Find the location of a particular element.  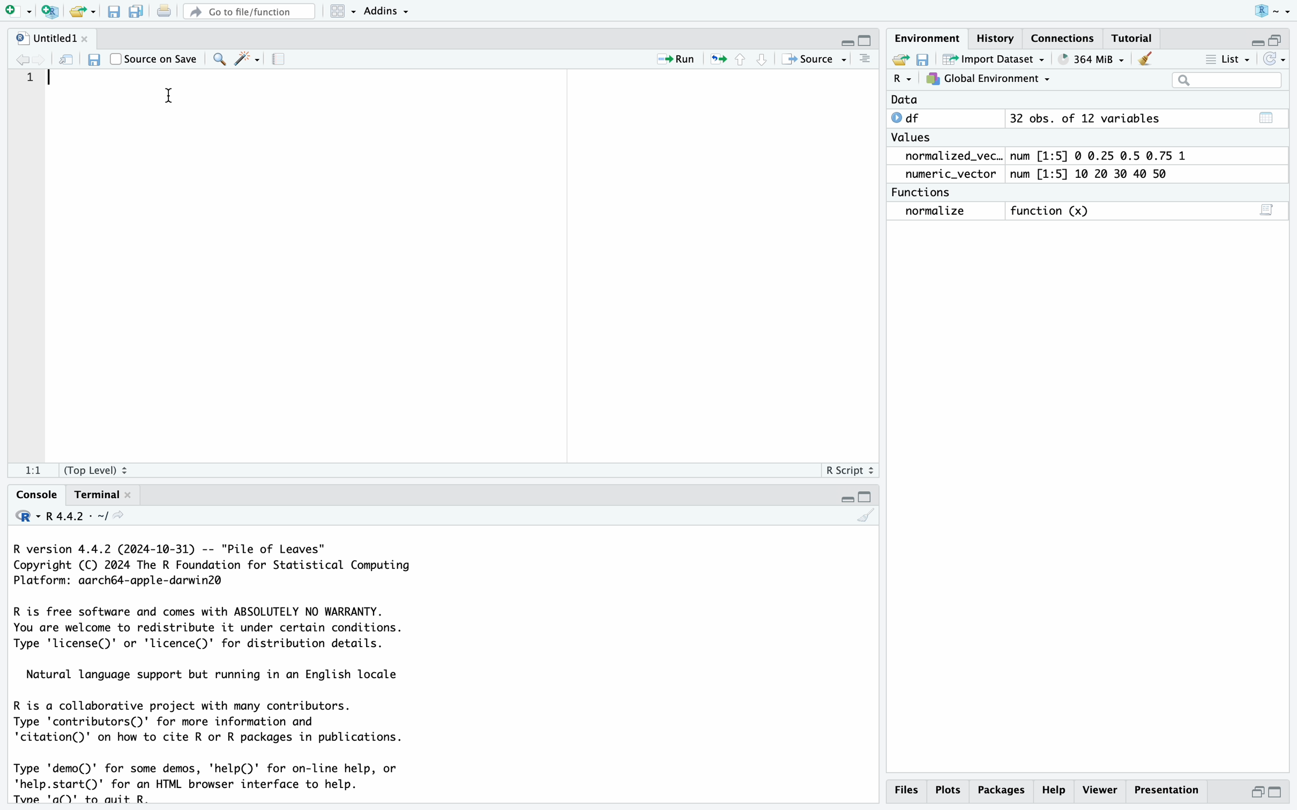

Fullscreen is located at coordinates (857, 39).